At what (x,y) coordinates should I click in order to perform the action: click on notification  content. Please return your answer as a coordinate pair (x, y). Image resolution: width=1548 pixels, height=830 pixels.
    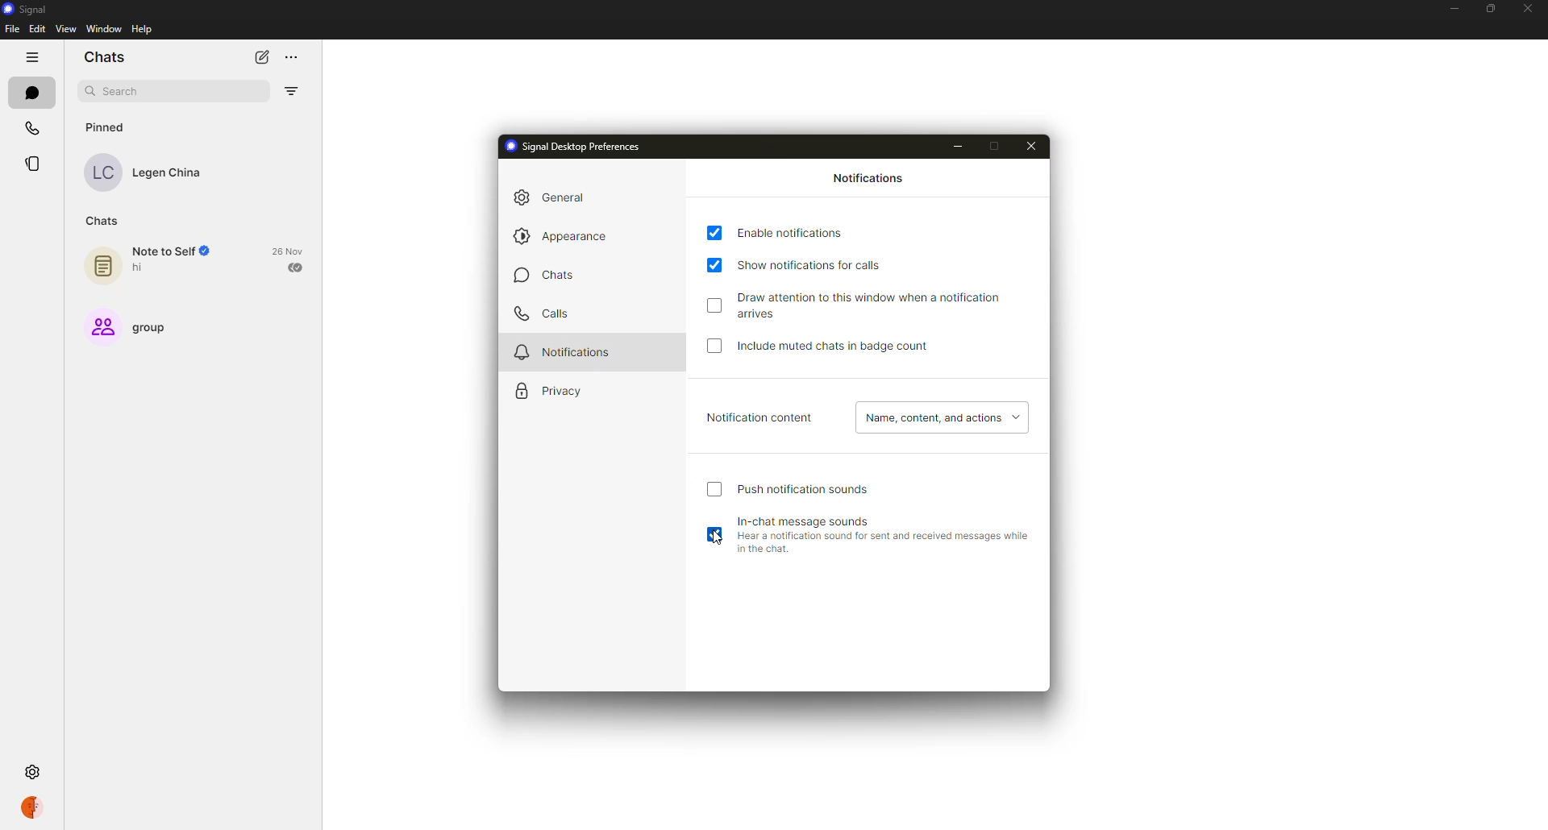
    Looking at the image, I should click on (759, 418).